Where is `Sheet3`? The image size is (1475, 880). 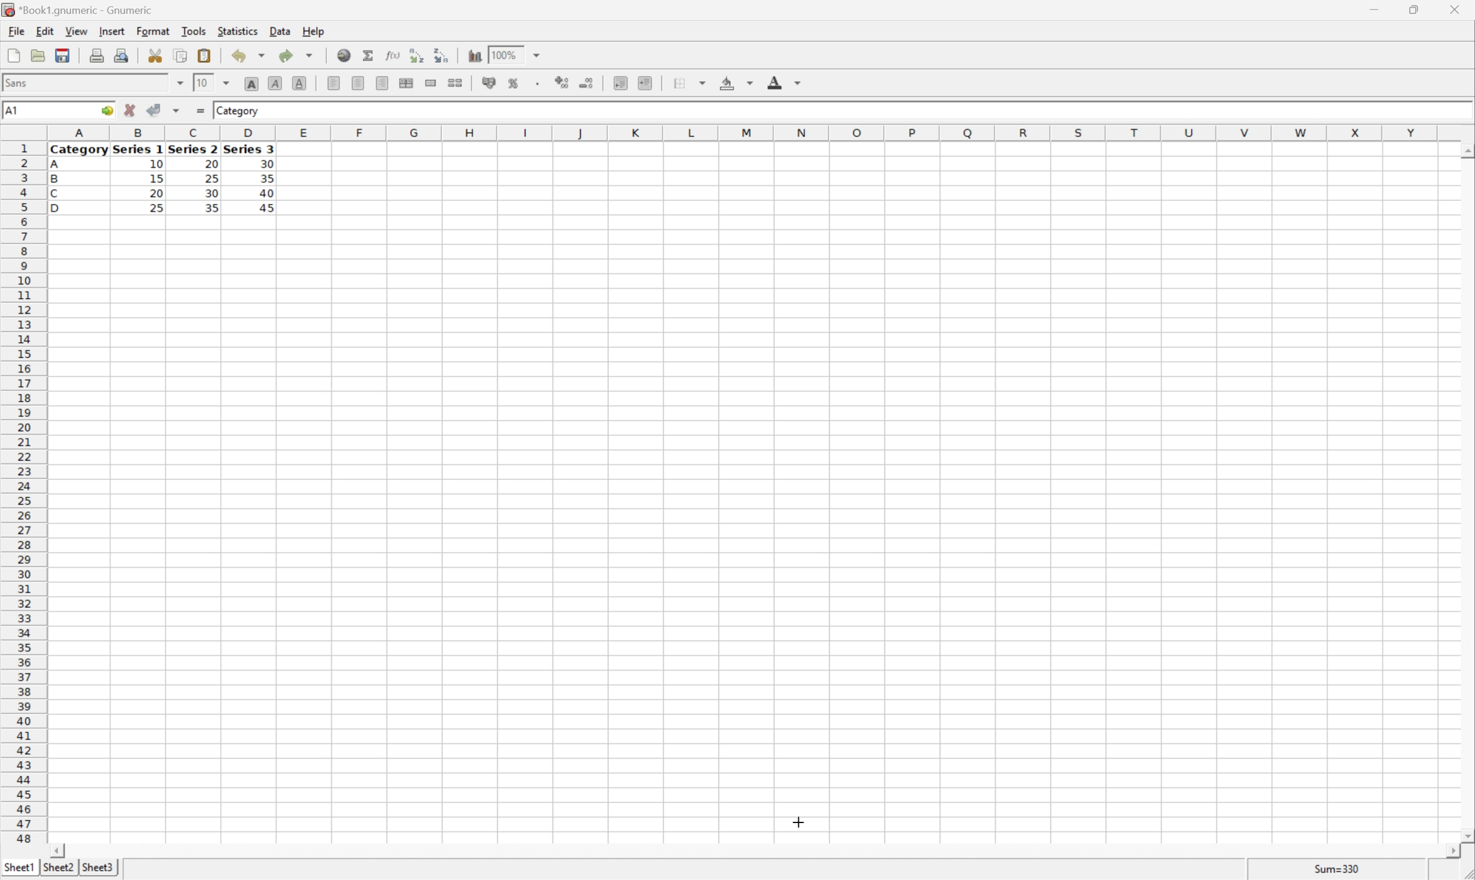
Sheet3 is located at coordinates (99, 868).